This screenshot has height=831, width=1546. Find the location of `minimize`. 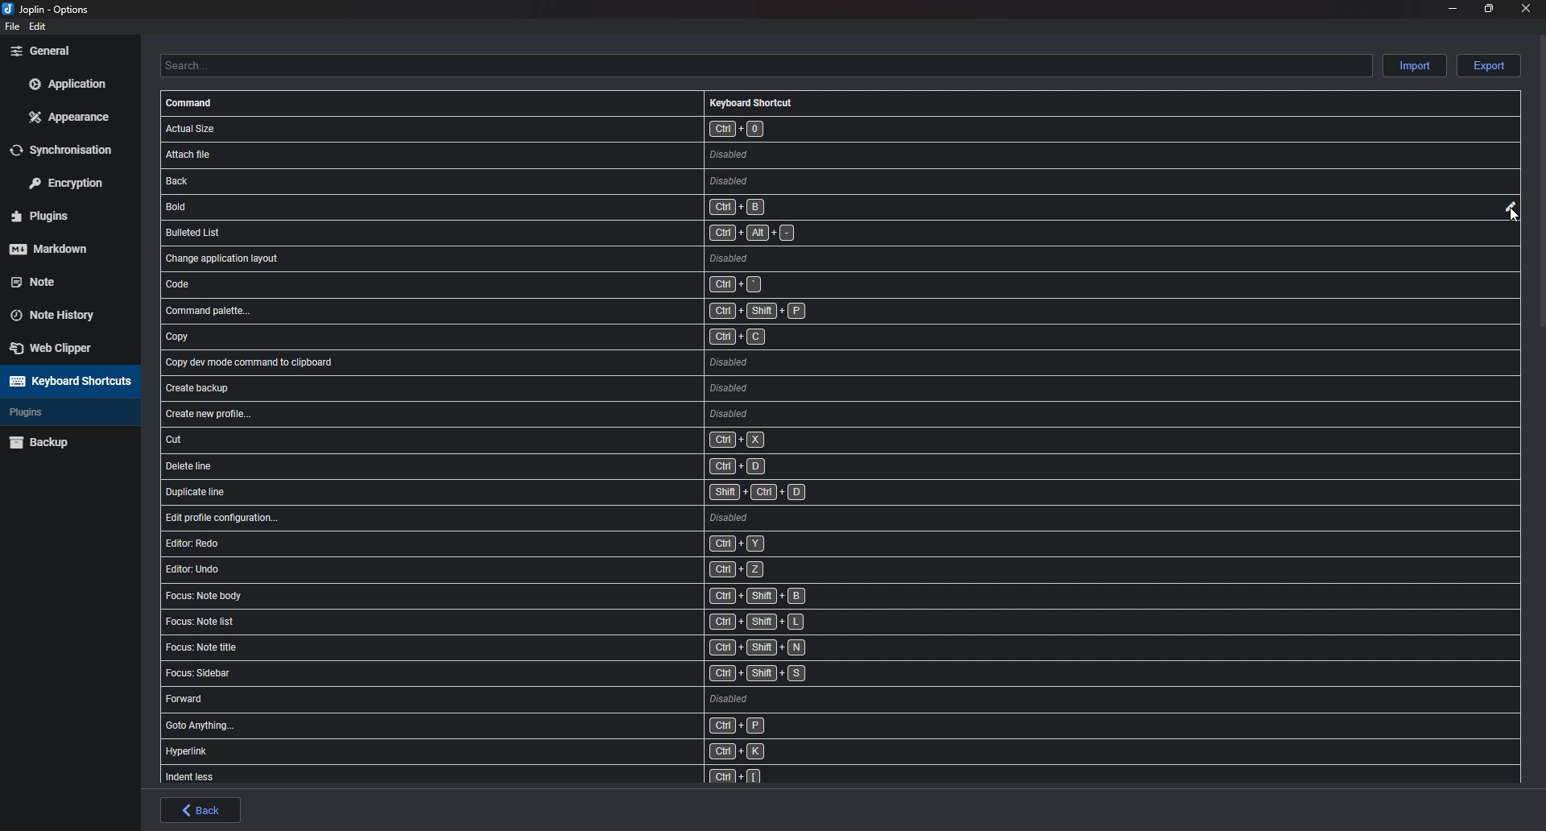

minimize is located at coordinates (1453, 7).